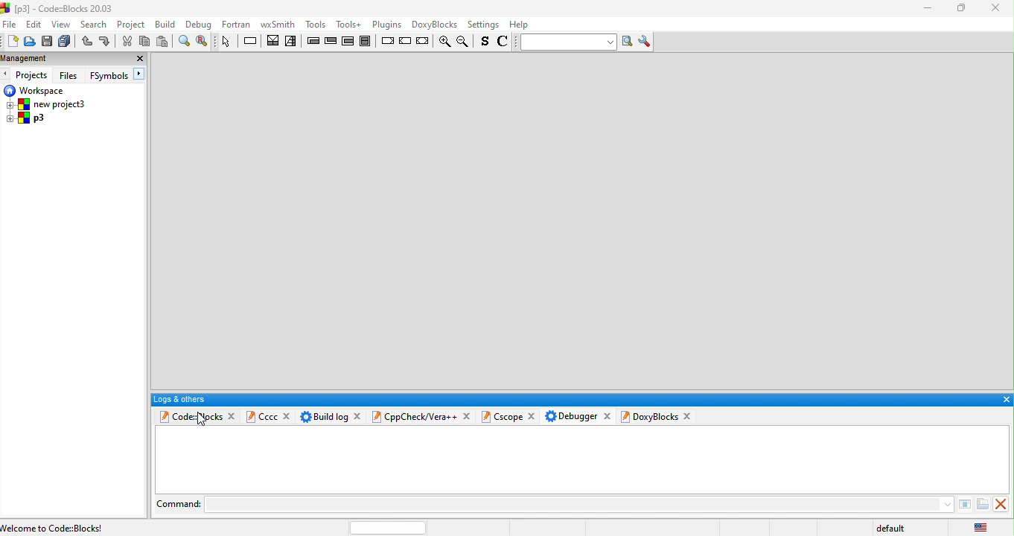  What do you see at coordinates (359, 415) in the screenshot?
I see `close` at bounding box center [359, 415].